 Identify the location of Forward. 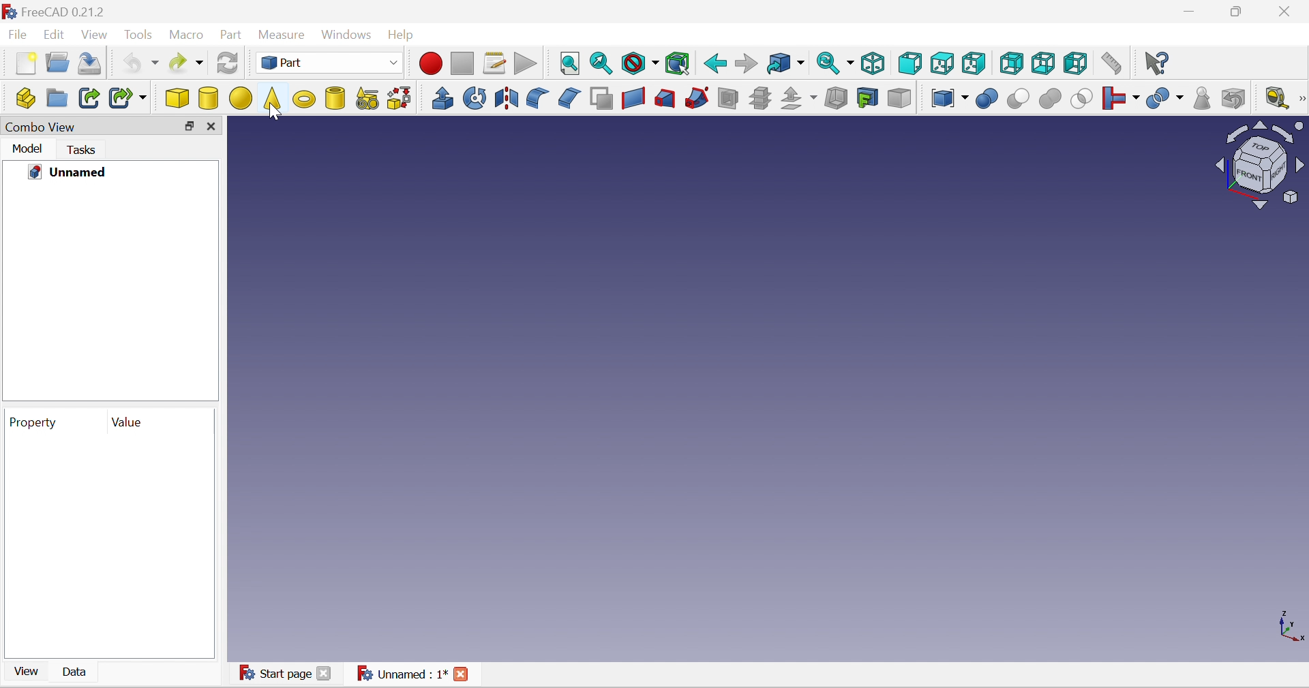
(744, 64).